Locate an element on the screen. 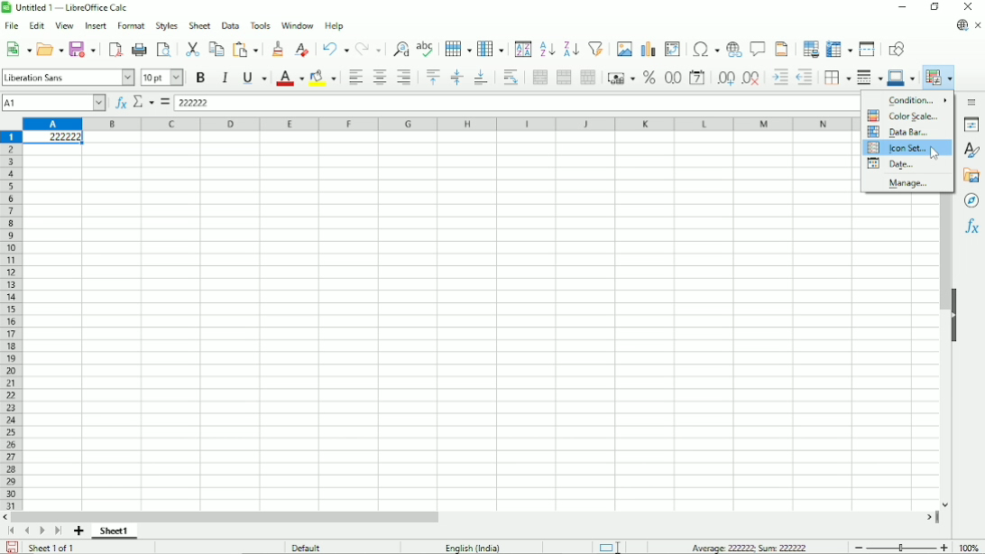  Horizontal scrollbar is located at coordinates (229, 516).